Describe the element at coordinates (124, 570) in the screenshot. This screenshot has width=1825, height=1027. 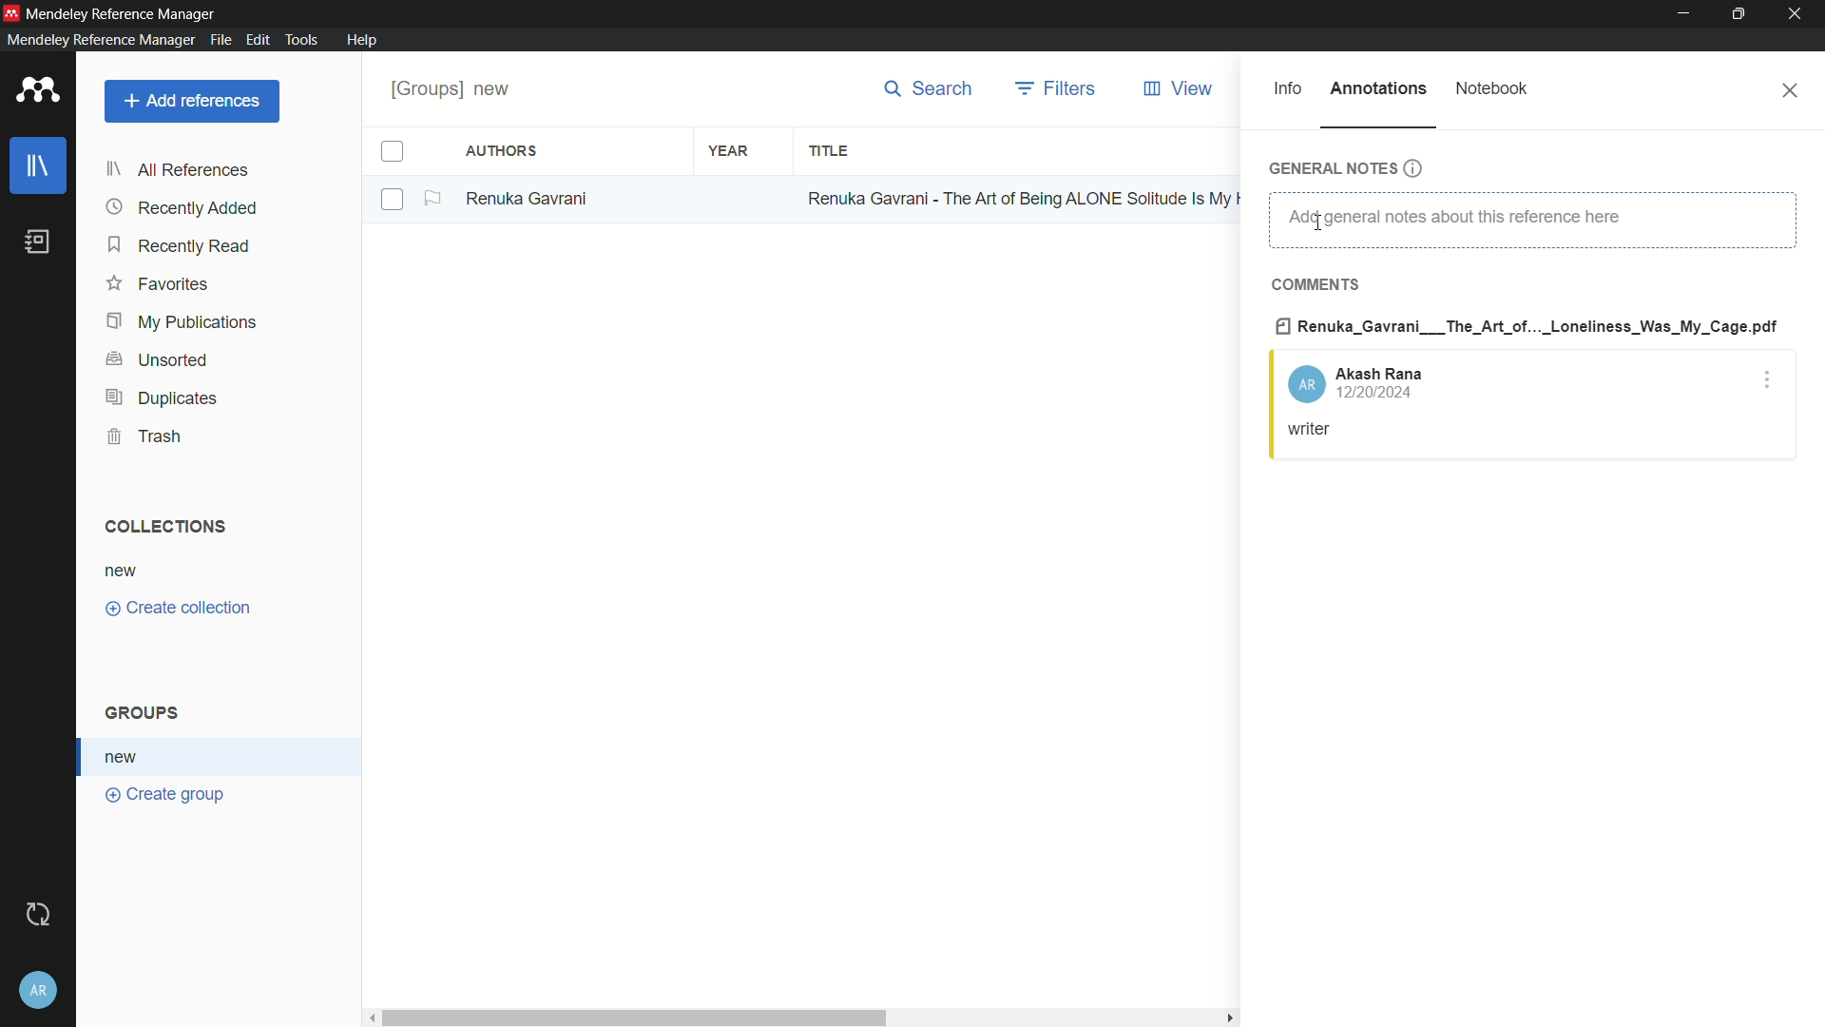
I see `new` at that location.